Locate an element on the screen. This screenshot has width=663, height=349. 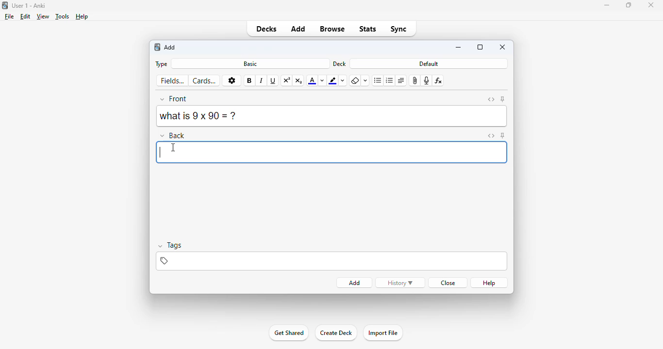
what is 9 x 90 = ? is located at coordinates (330, 116).